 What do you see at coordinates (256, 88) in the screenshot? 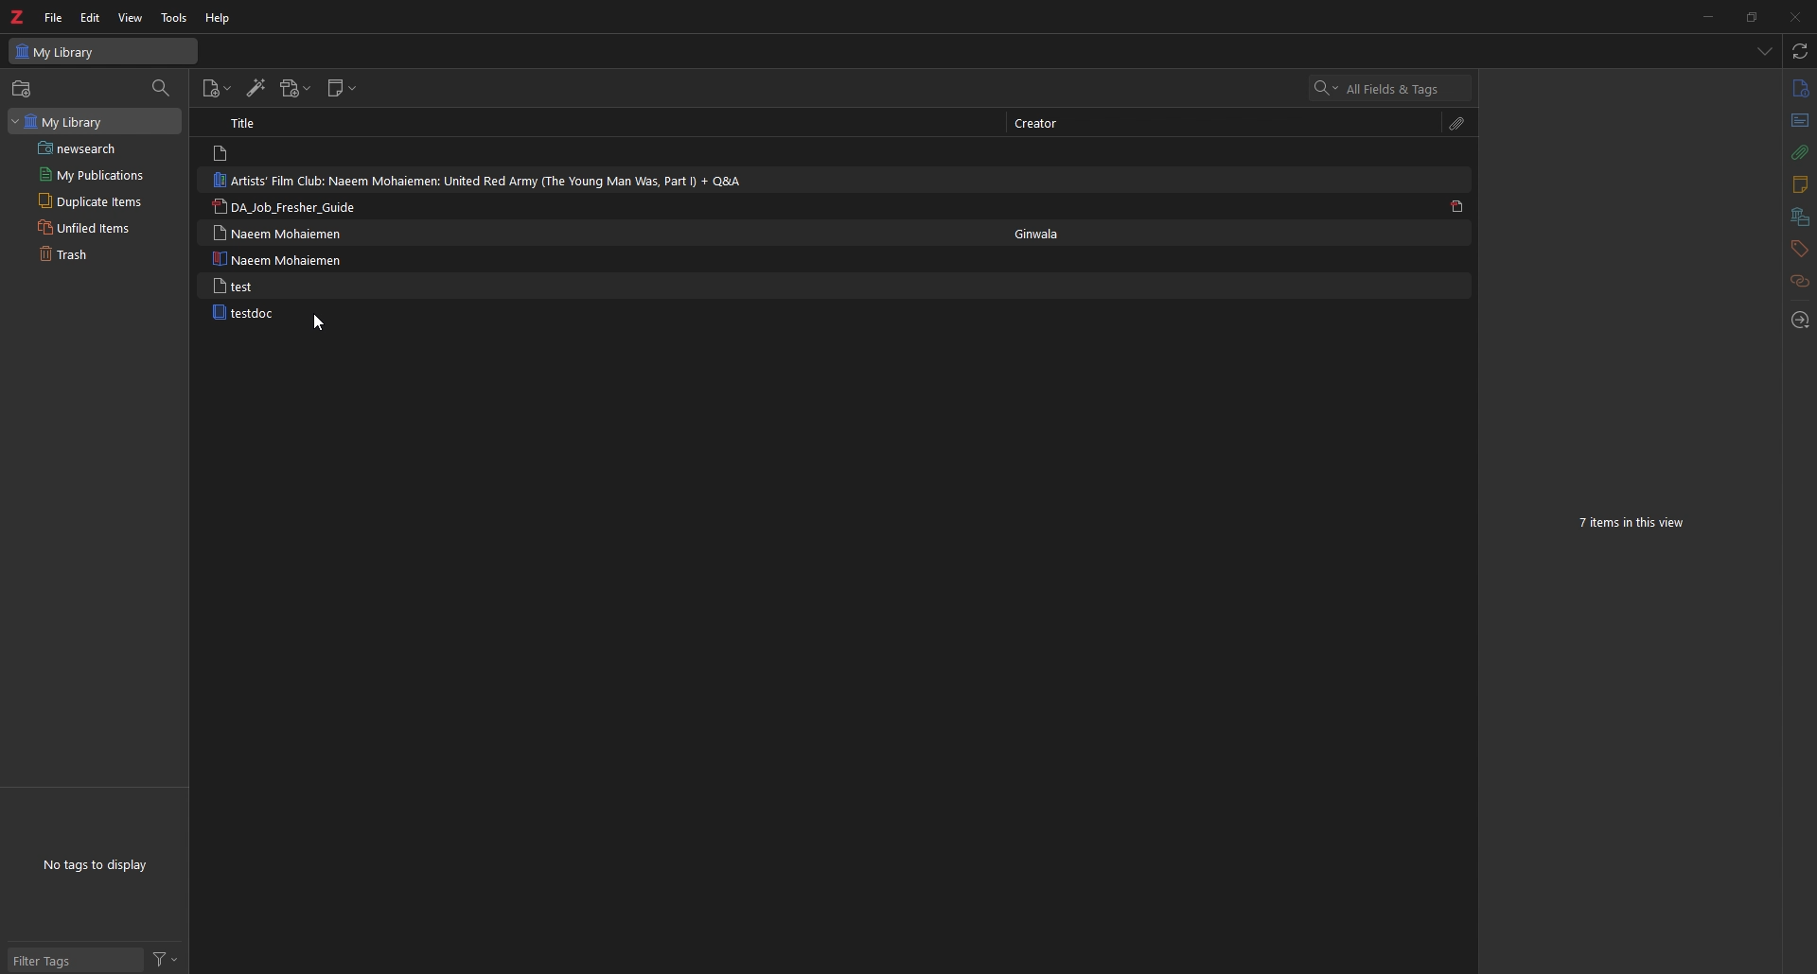
I see `add items by identifier` at bounding box center [256, 88].